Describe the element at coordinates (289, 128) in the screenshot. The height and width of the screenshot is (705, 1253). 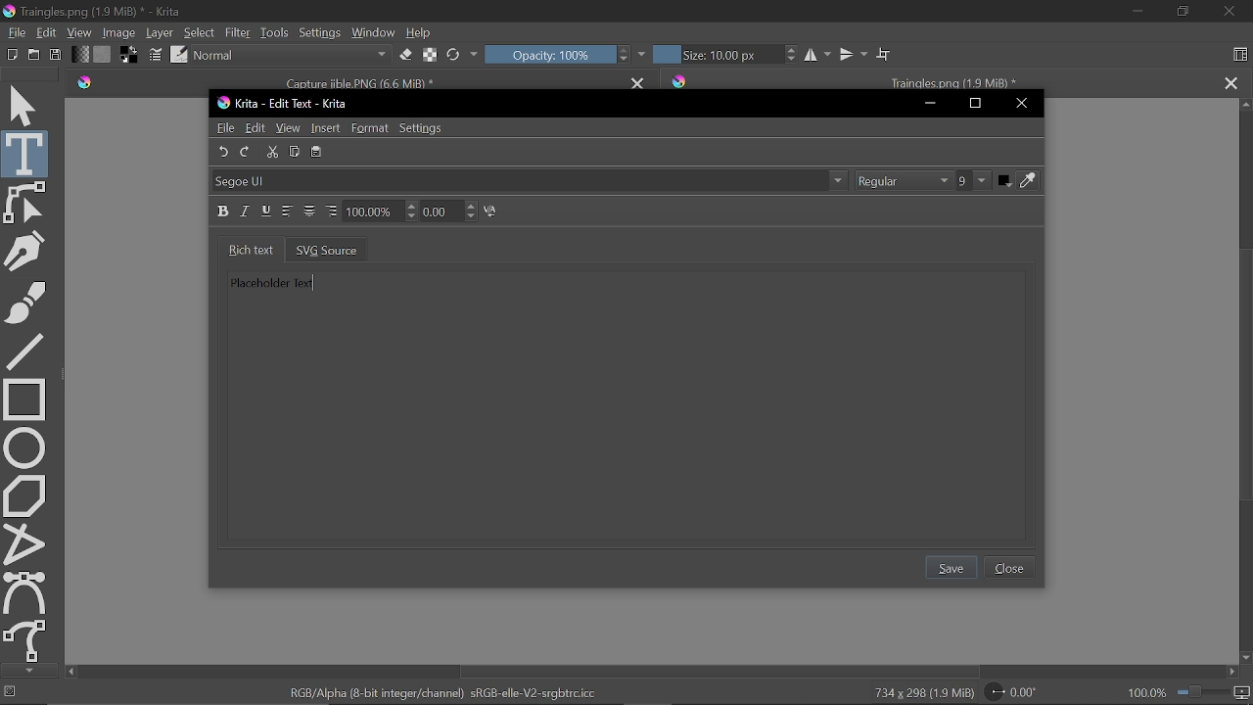
I see `View` at that location.